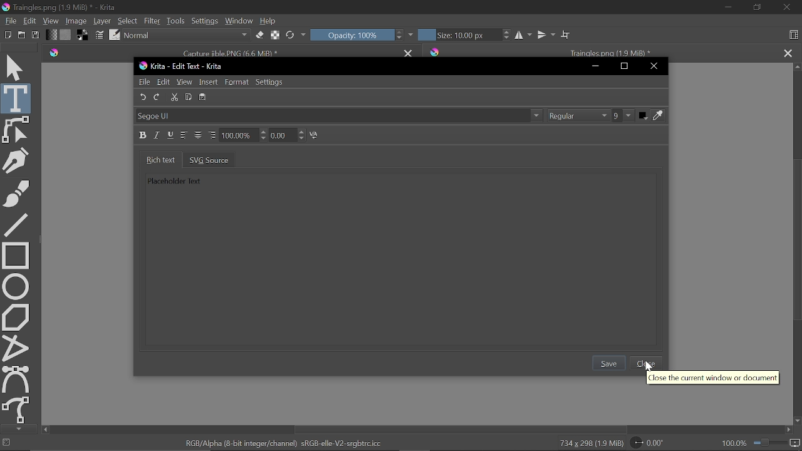  I want to click on Close window, so click(786, 8).